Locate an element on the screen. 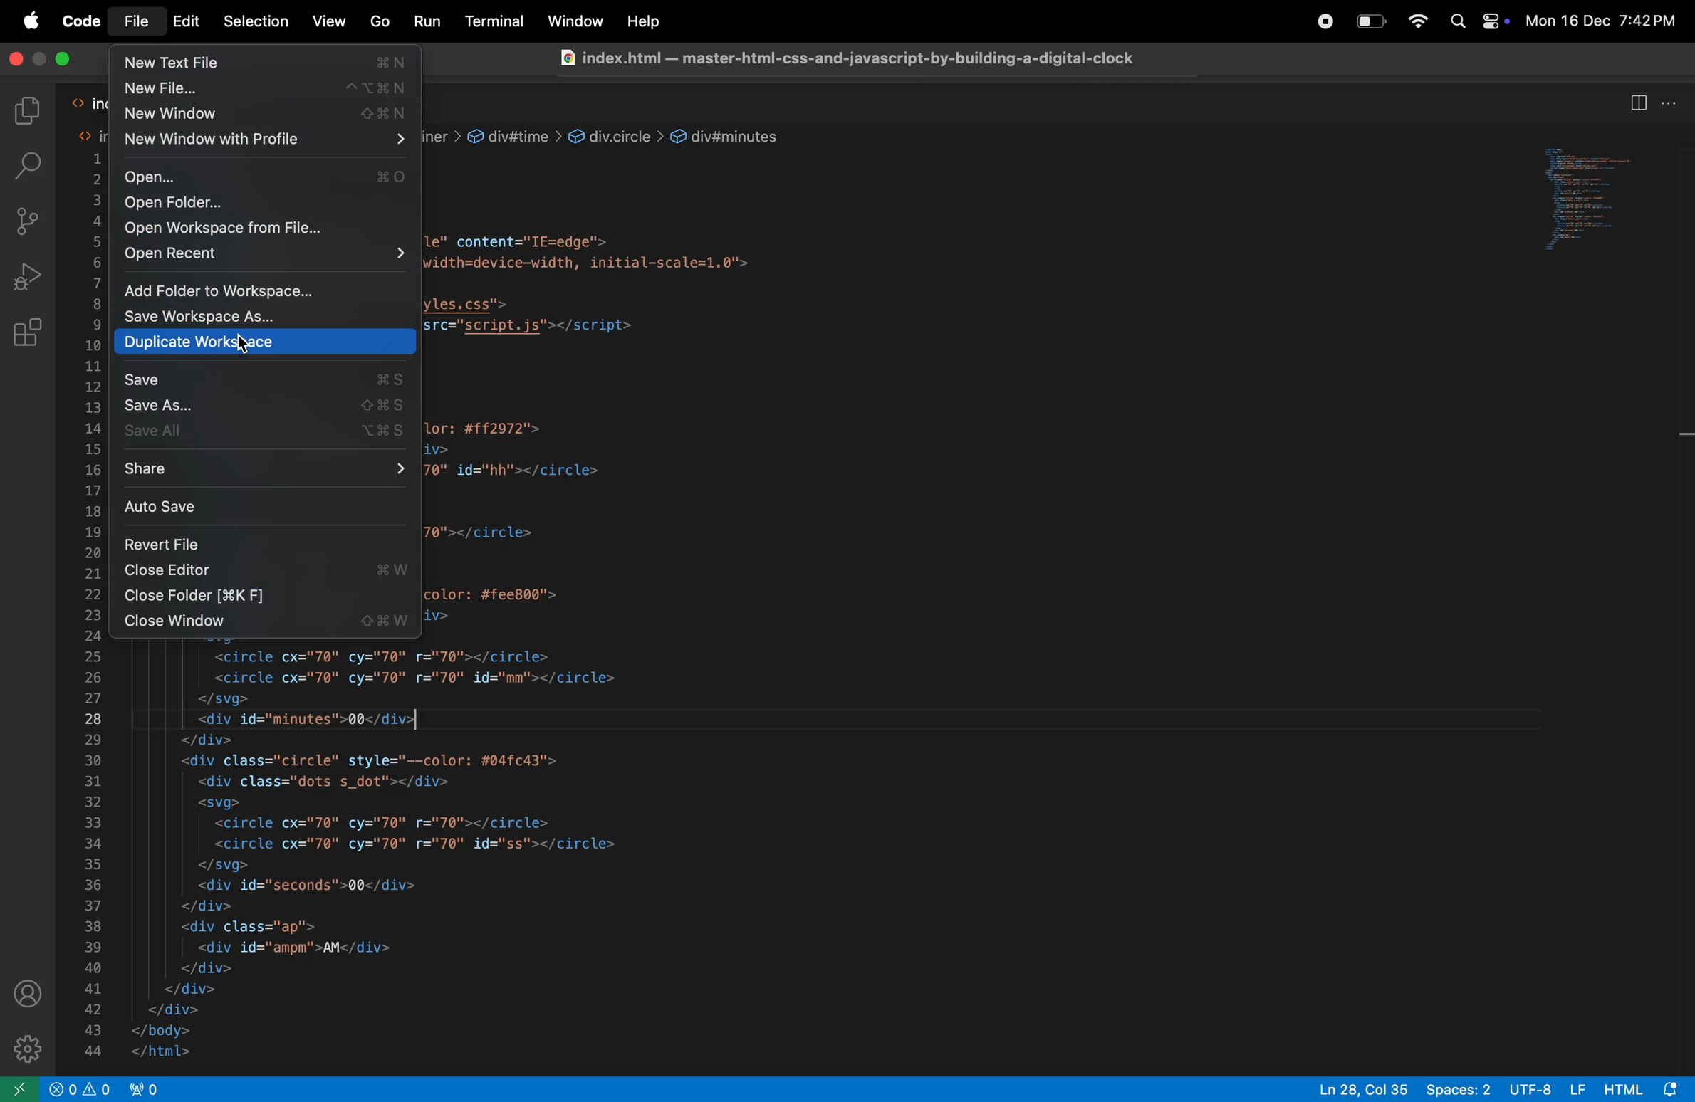 This screenshot has width=1695, height=1102. save is located at coordinates (265, 380).